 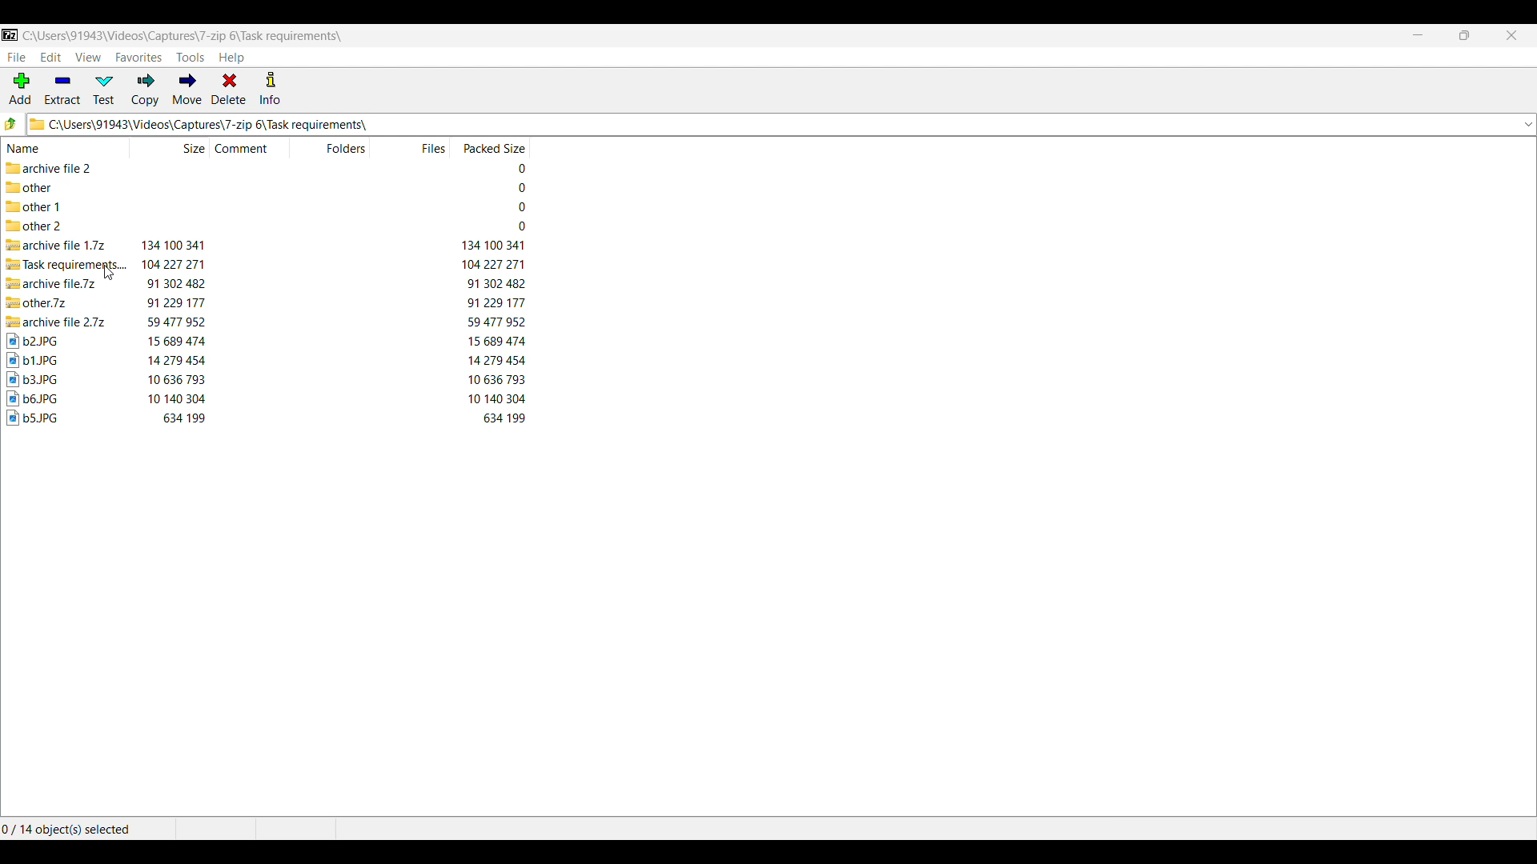 What do you see at coordinates (177, 264) in the screenshot?
I see `size` at bounding box center [177, 264].